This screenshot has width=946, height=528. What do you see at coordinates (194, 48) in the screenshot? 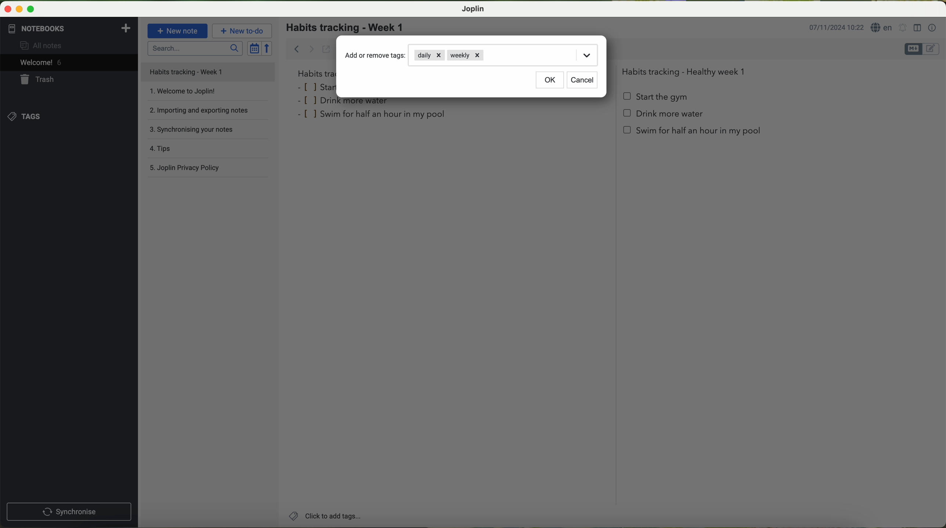
I see `search bar` at bounding box center [194, 48].